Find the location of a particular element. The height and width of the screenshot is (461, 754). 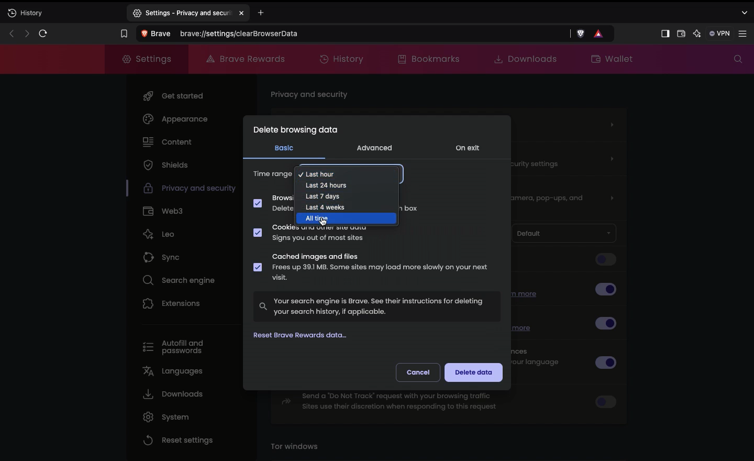

Delete data is located at coordinates (474, 373).